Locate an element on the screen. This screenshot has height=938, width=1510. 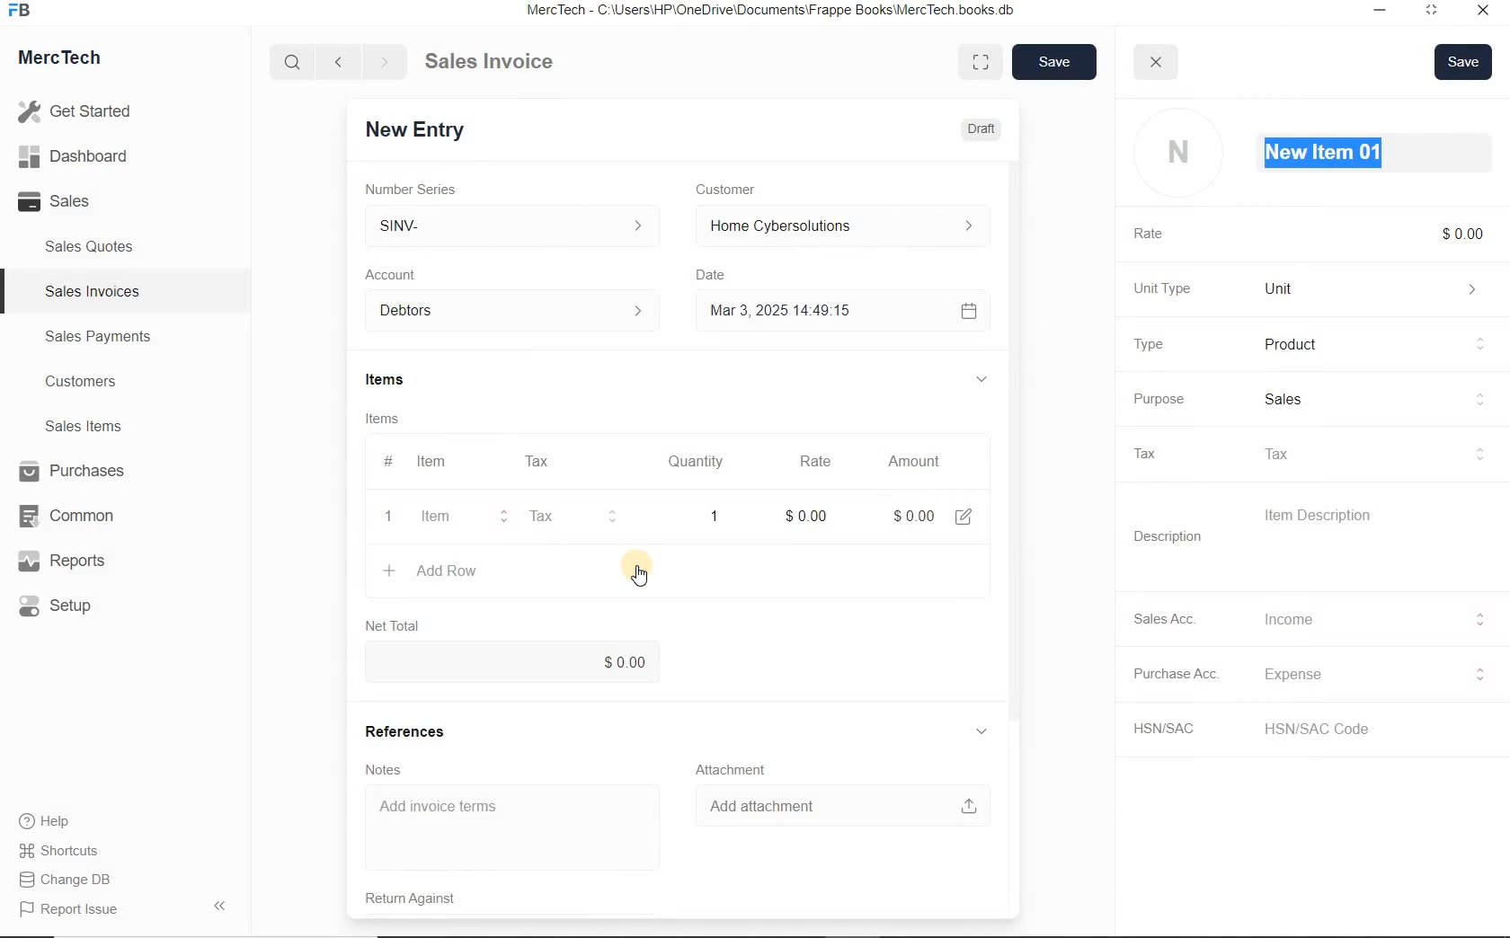
Sales Items is located at coordinates (95, 426).